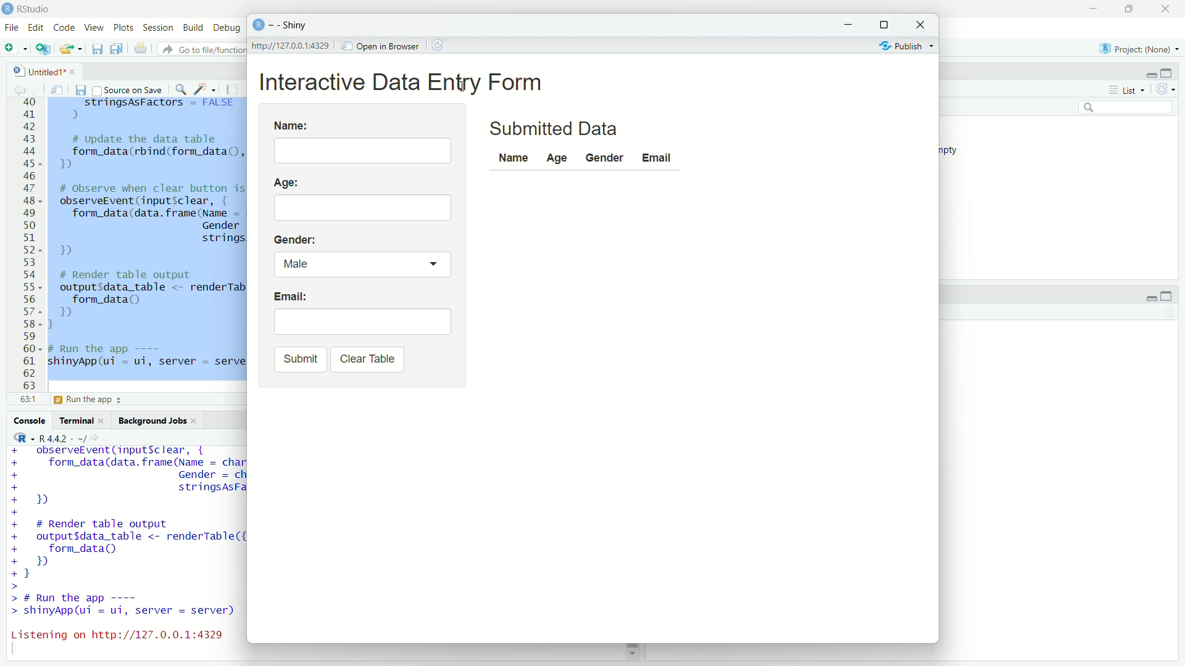 The width and height of the screenshot is (1185, 666). Describe the element at coordinates (14, 88) in the screenshot. I see `go back to previous source location` at that location.